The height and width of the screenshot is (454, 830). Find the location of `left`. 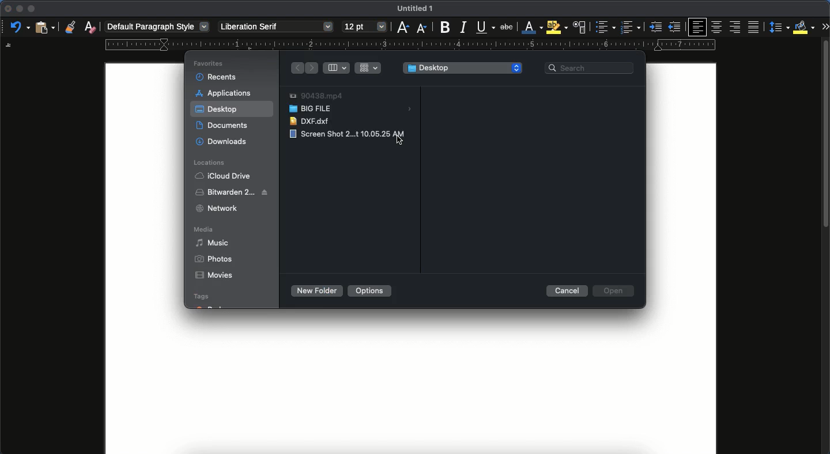

left is located at coordinates (312, 69).